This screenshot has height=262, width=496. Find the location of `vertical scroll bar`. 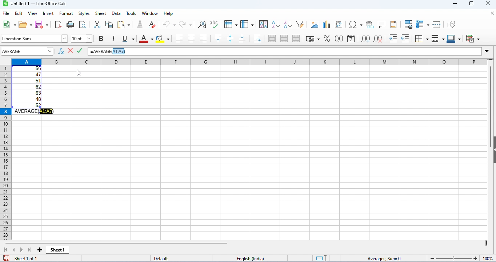

vertical scroll bar is located at coordinates (491, 98).